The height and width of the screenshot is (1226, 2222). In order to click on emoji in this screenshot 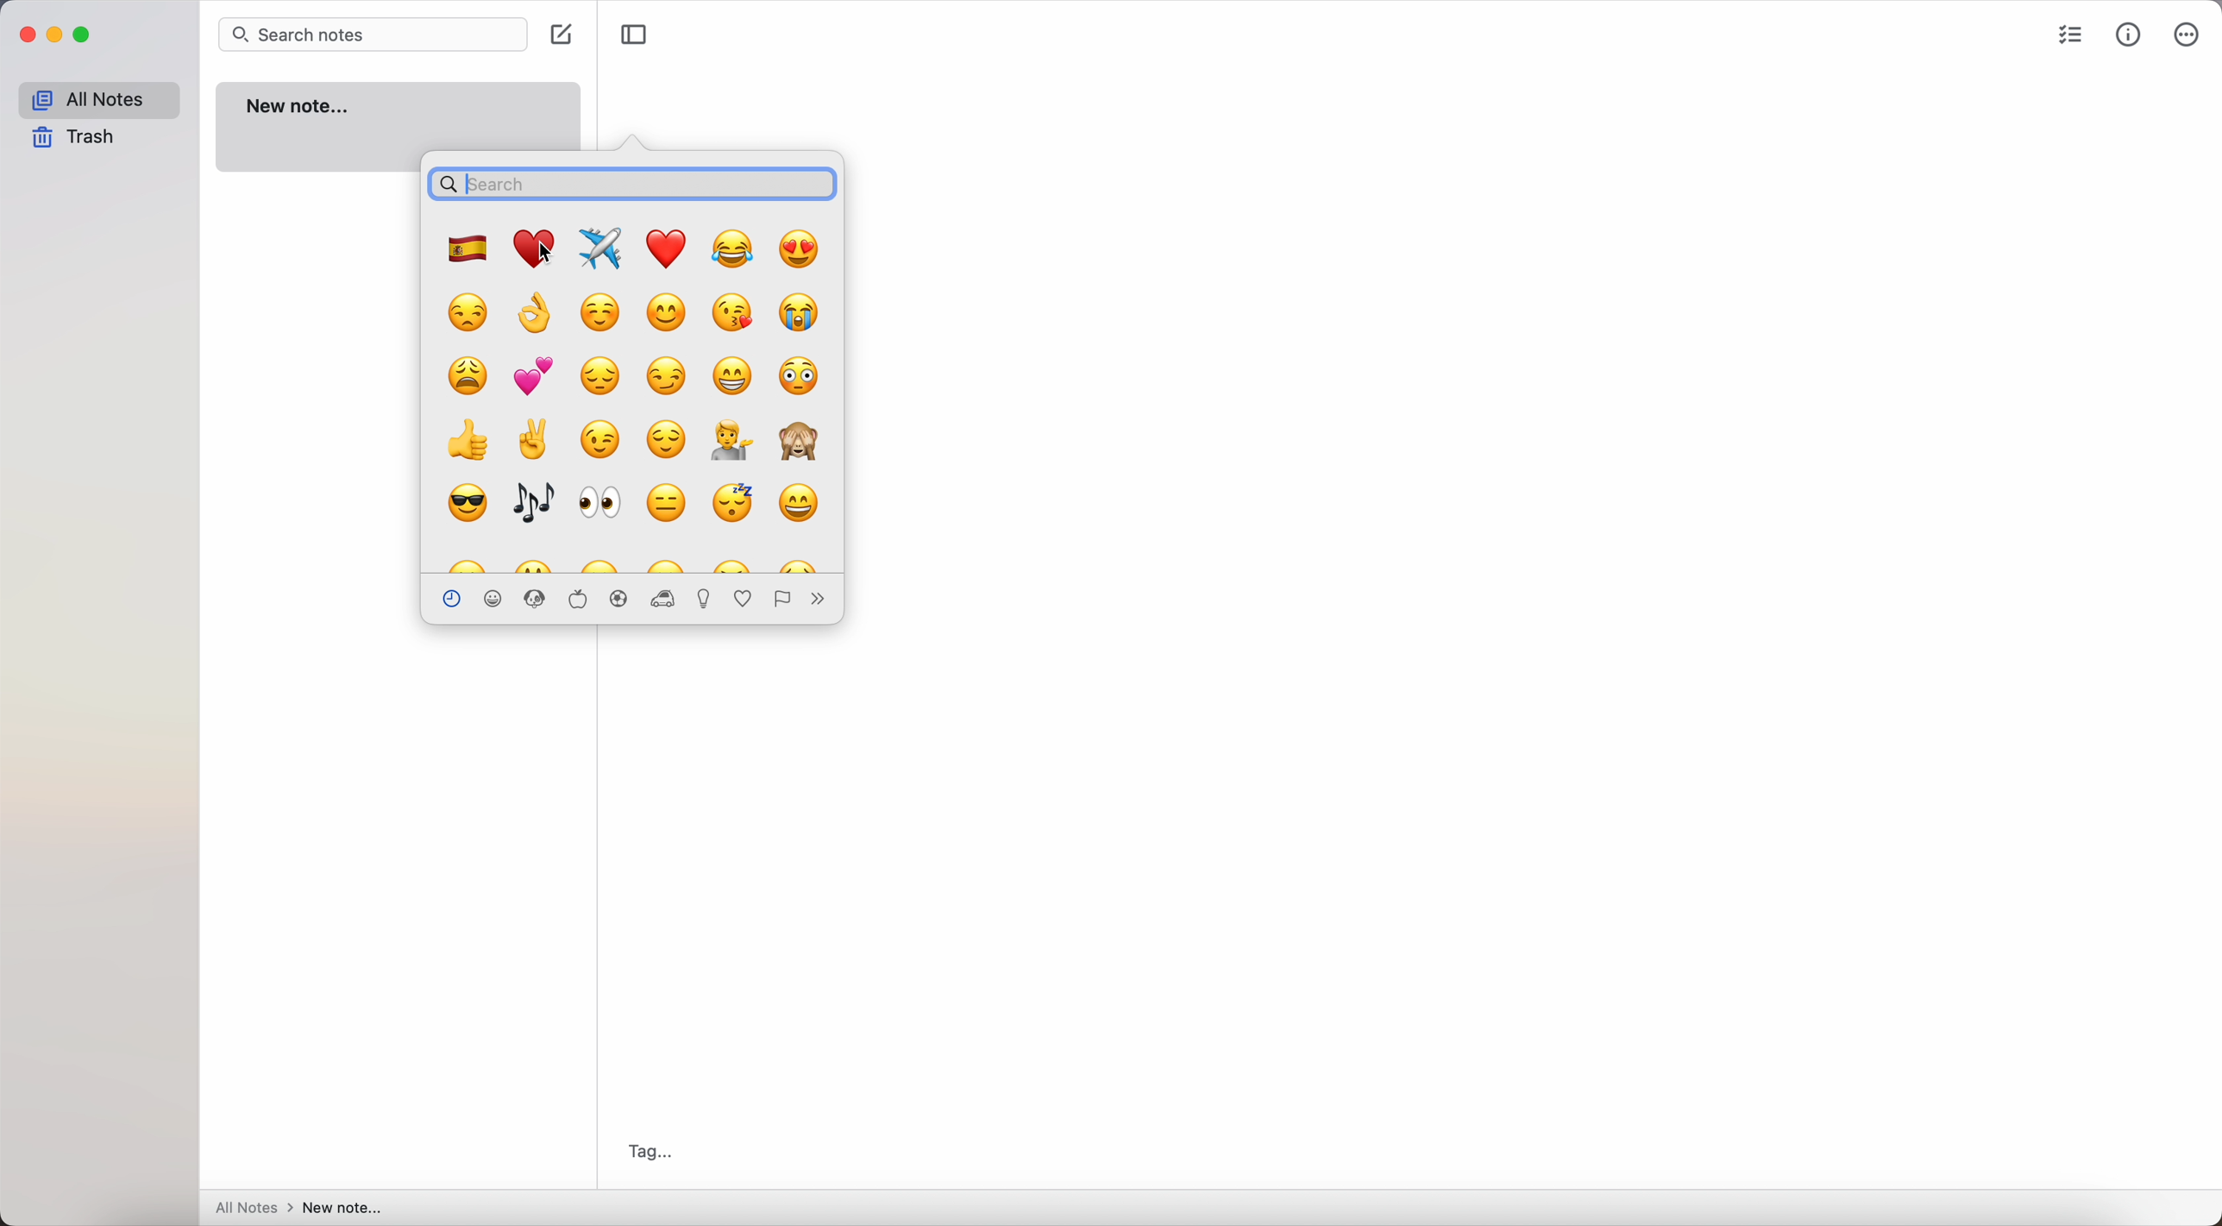, I will do `click(797, 506)`.